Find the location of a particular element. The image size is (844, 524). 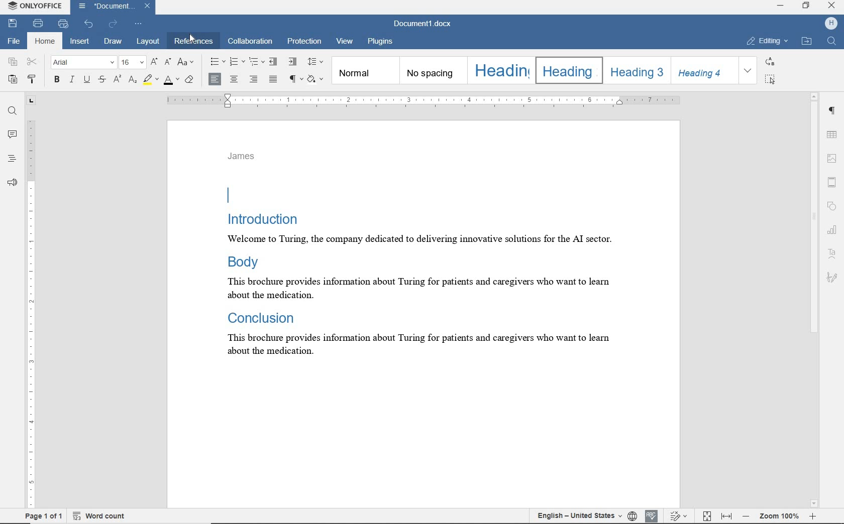

draw is located at coordinates (113, 42).